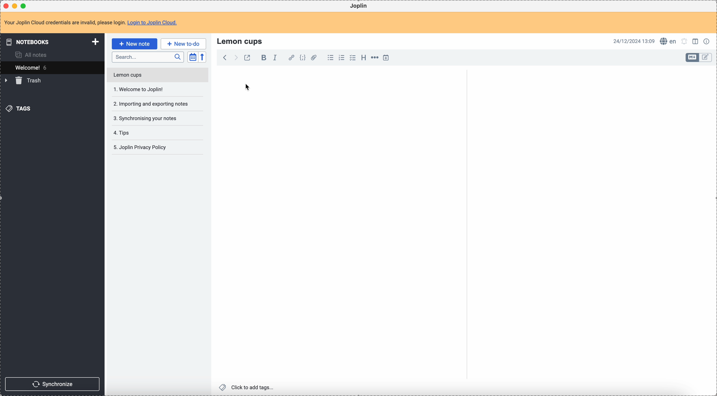 The width and height of the screenshot is (717, 396). What do you see at coordinates (670, 41) in the screenshot?
I see `spell checker` at bounding box center [670, 41].